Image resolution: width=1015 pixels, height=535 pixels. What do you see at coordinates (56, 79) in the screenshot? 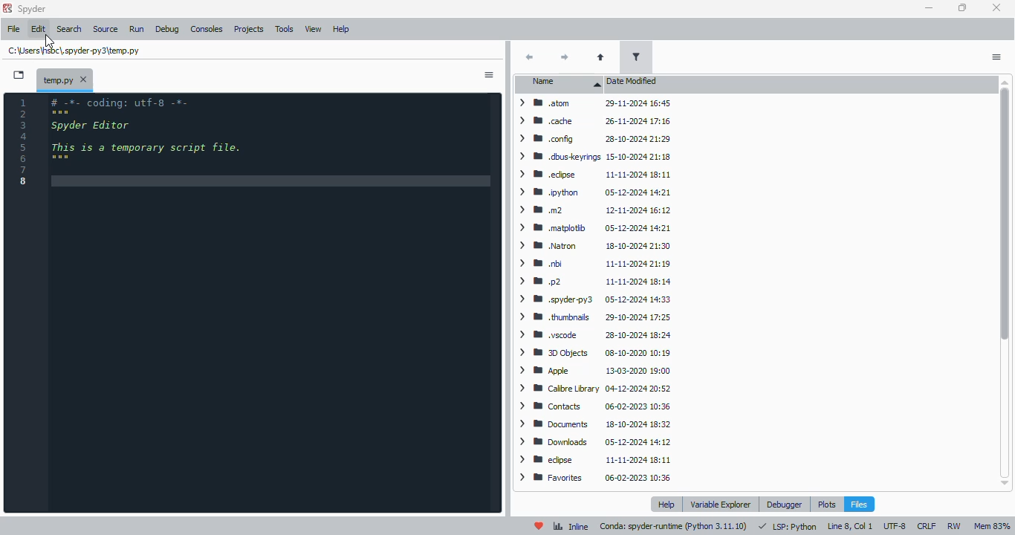
I see `temporary file` at bounding box center [56, 79].